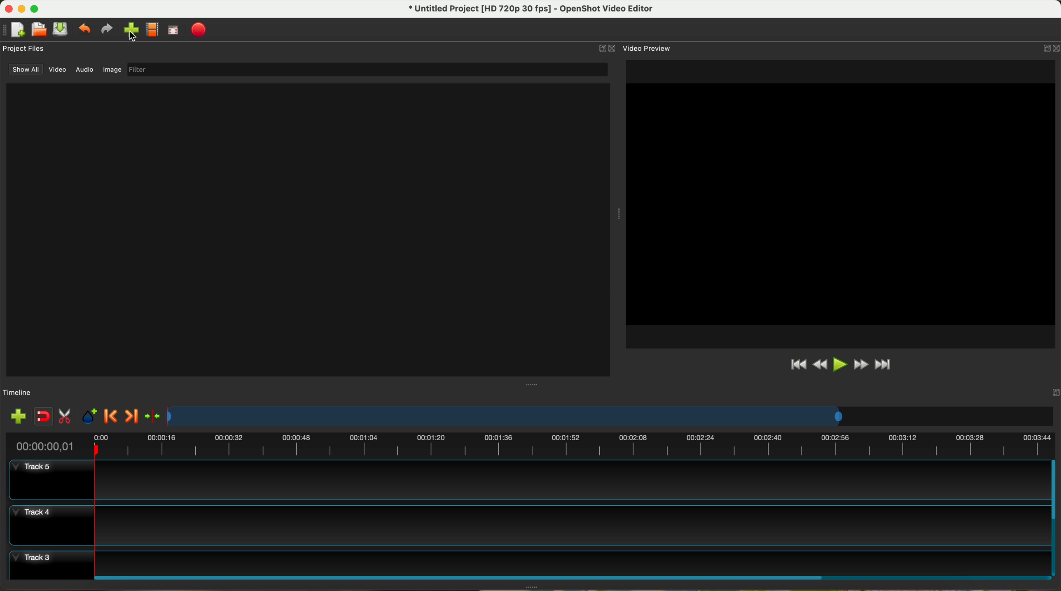 Image resolution: width=1061 pixels, height=591 pixels. I want to click on disable snapping, so click(44, 416).